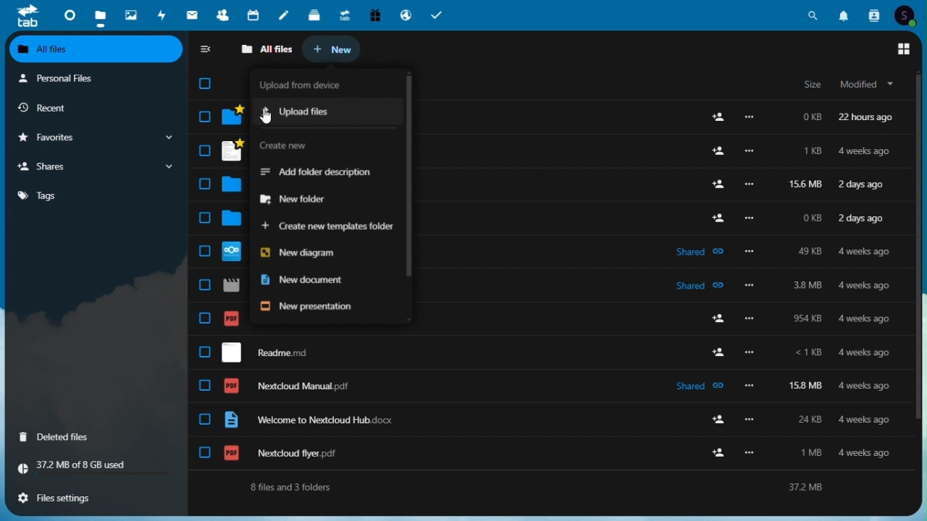 Image resolution: width=927 pixels, height=521 pixels. I want to click on more options, so click(755, 253).